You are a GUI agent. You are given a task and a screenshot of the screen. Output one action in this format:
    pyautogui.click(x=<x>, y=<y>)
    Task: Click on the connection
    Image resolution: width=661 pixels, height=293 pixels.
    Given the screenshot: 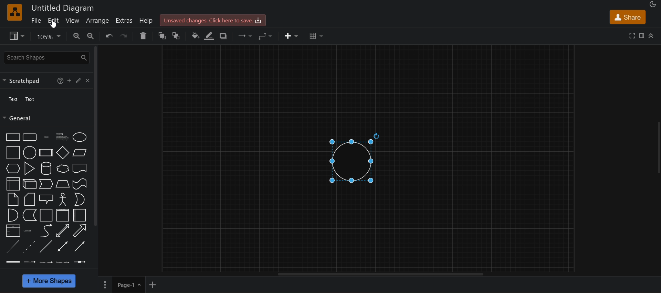 What is the action you would take?
    pyautogui.click(x=245, y=36)
    